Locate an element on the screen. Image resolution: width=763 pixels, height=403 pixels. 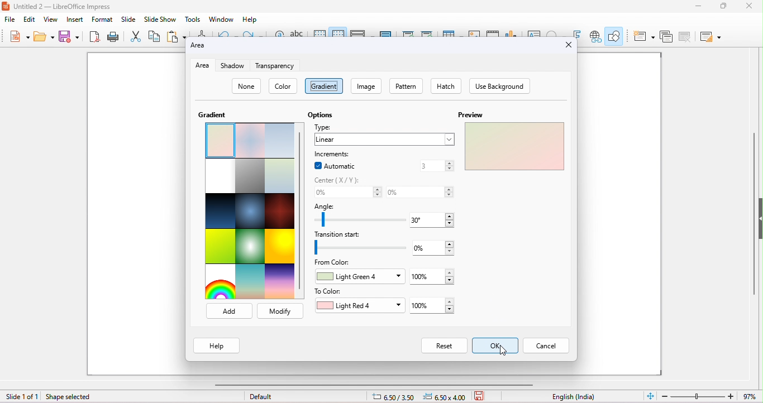
default is located at coordinates (261, 396).